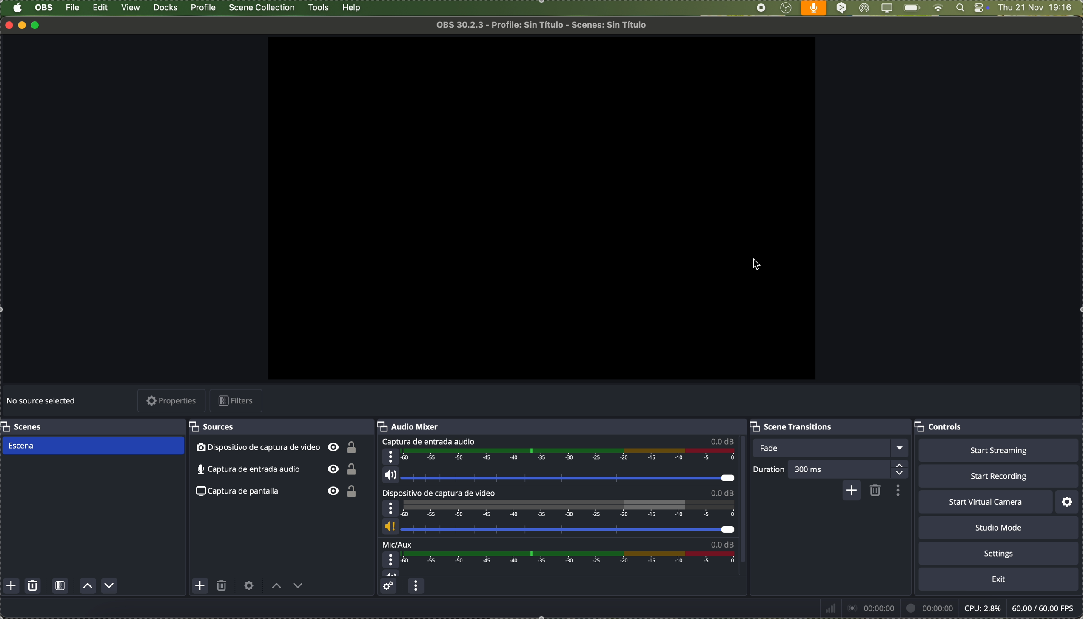 The width and height of the screenshot is (1083, 619). Describe the element at coordinates (539, 205) in the screenshot. I see `workspace` at that location.